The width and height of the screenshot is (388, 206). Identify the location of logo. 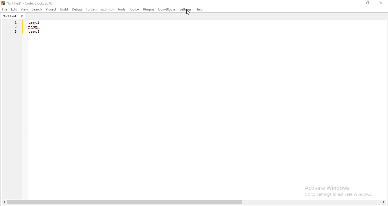
(29, 3).